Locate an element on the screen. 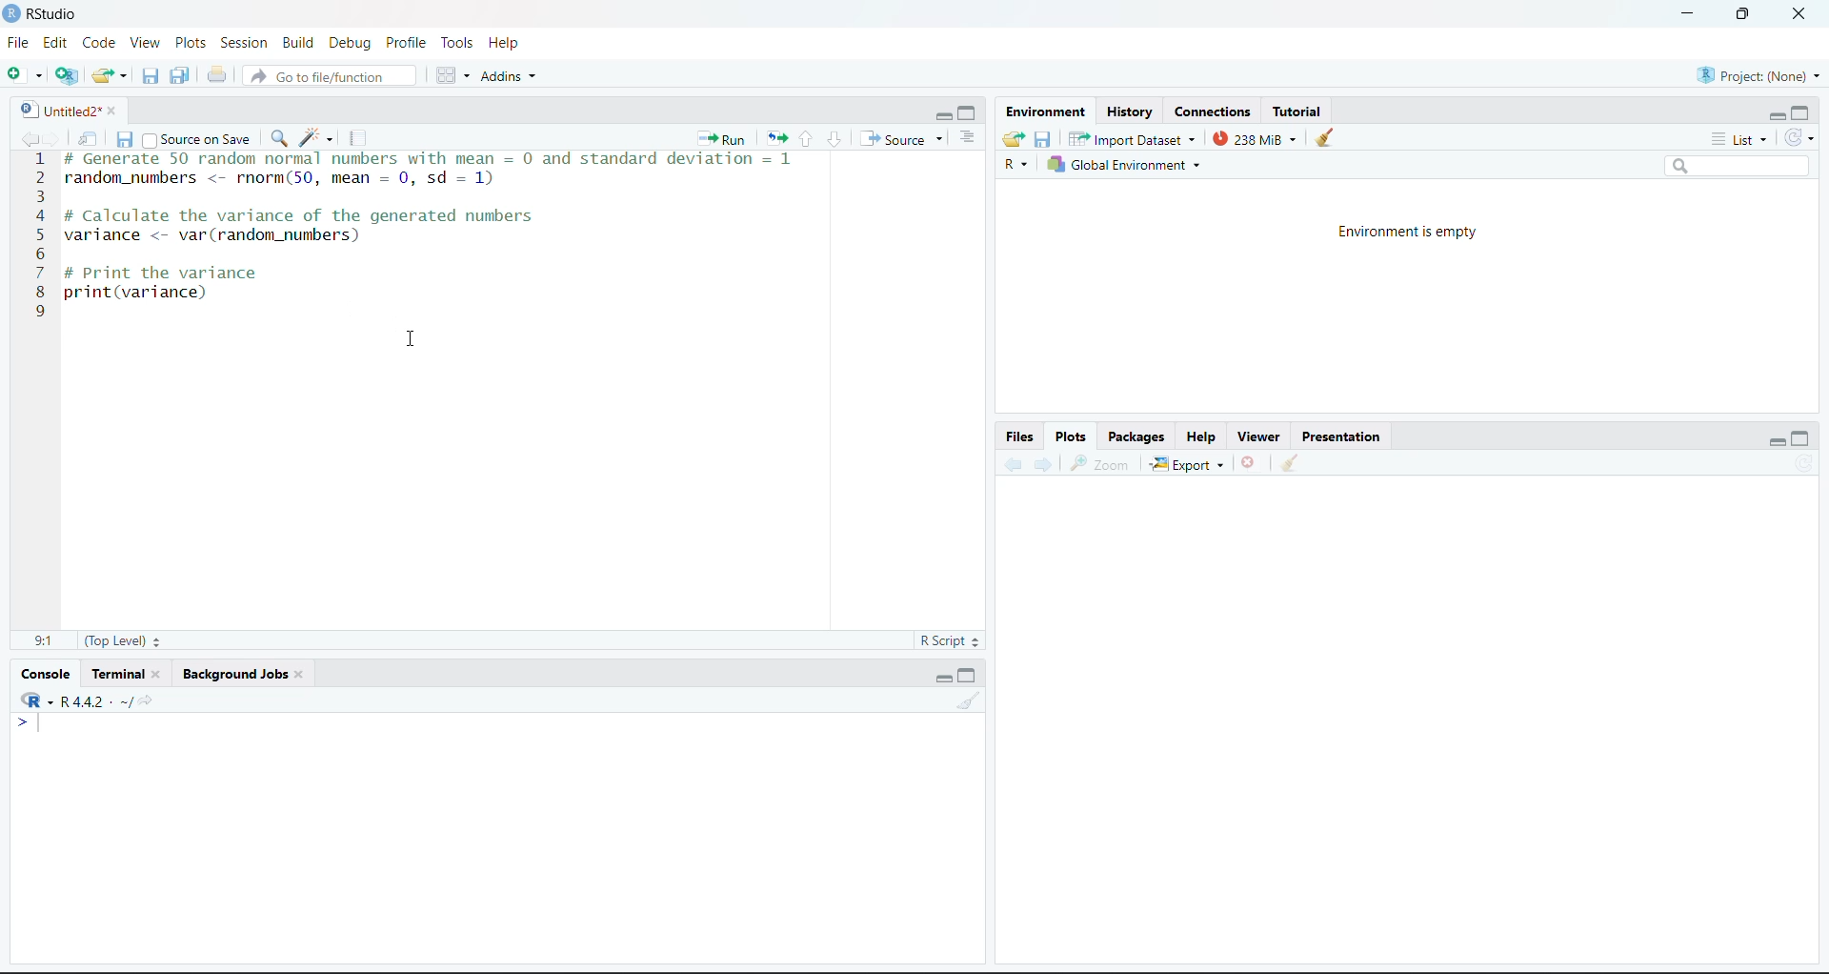 The image size is (1829, 974). import dataset is located at coordinates (1130, 139).